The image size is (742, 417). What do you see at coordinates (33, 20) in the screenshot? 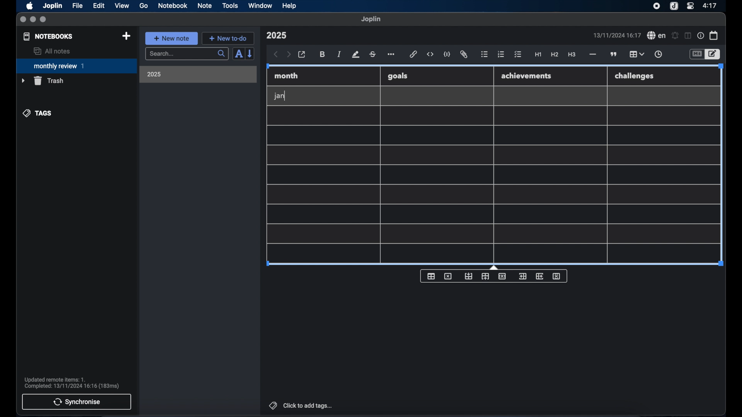
I see `minimize` at bounding box center [33, 20].